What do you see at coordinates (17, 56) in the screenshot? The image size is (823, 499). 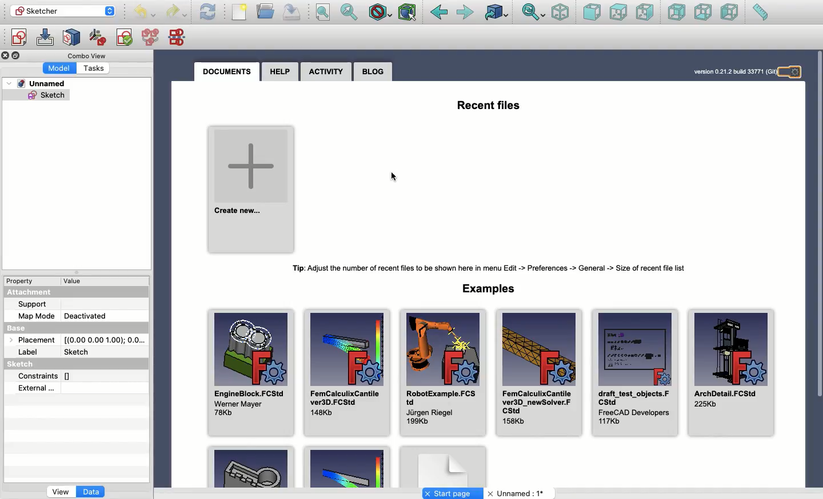 I see `Collapse` at bounding box center [17, 56].